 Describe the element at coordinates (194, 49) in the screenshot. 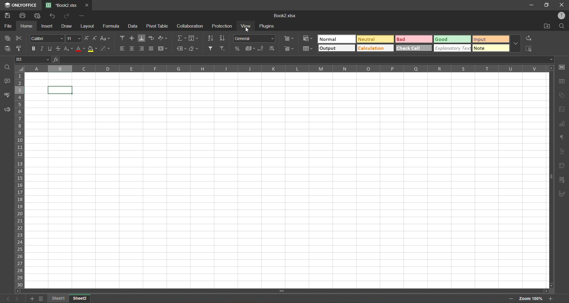

I see `clear` at that location.